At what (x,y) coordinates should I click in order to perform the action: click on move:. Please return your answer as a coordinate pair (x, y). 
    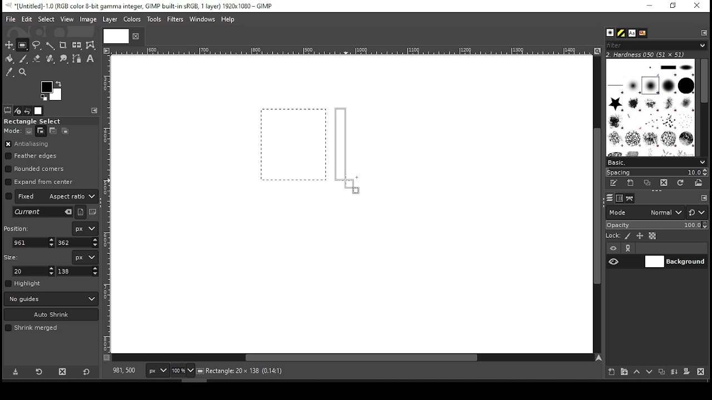
    Looking at the image, I should click on (12, 131).